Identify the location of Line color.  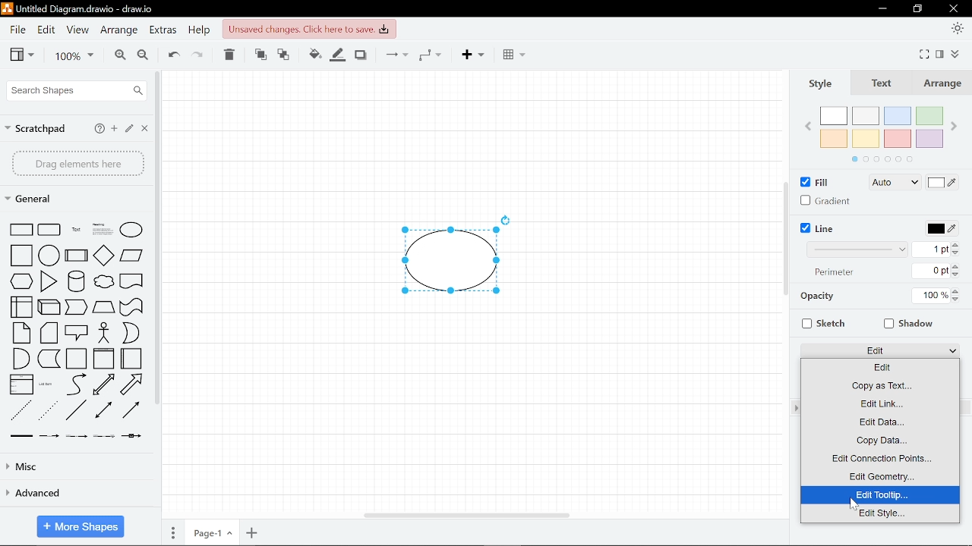
(937, 227).